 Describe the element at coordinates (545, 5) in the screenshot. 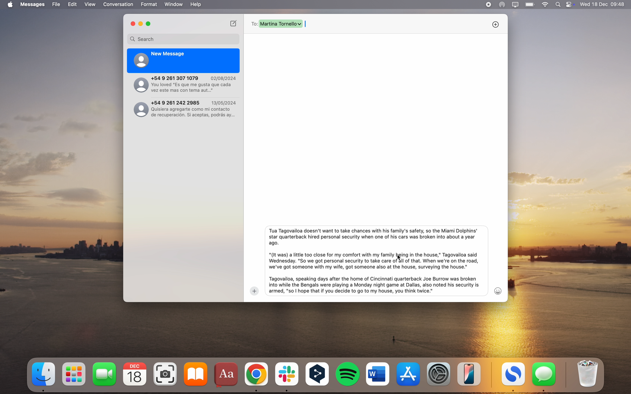

I see `wifi` at that location.